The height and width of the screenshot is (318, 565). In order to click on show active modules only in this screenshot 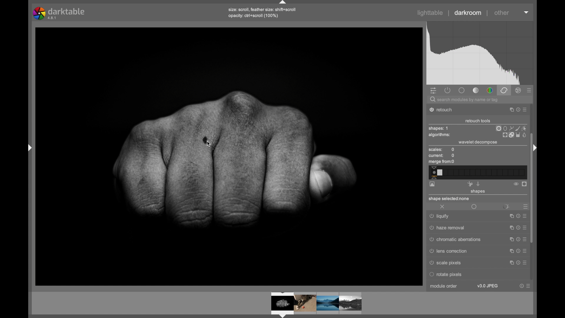, I will do `click(448, 90)`.